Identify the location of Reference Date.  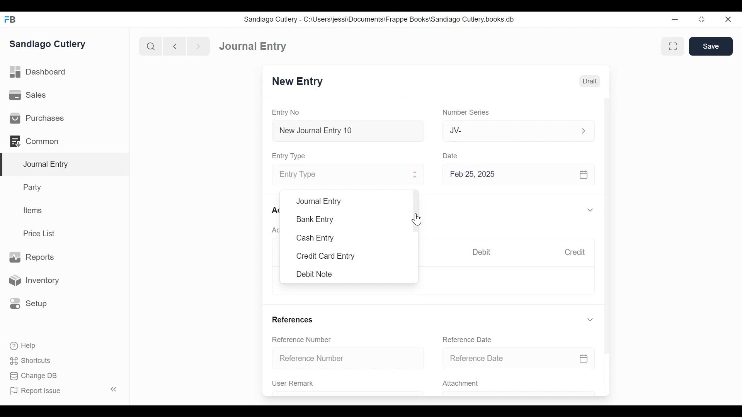
(519, 359).